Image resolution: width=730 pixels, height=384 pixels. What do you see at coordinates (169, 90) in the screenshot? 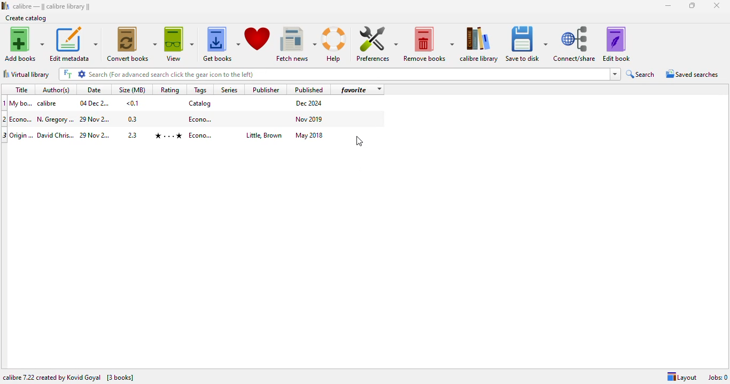
I see `rating` at bounding box center [169, 90].